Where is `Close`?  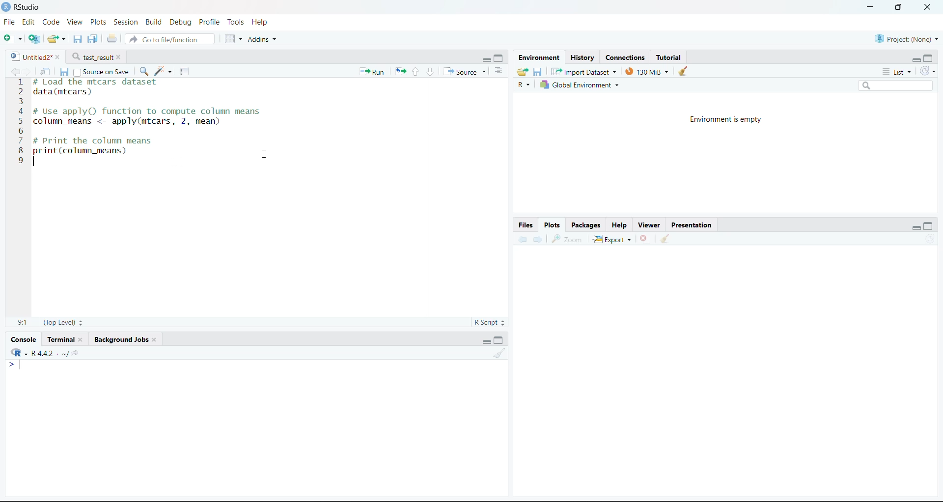 Close is located at coordinates (644, 236).